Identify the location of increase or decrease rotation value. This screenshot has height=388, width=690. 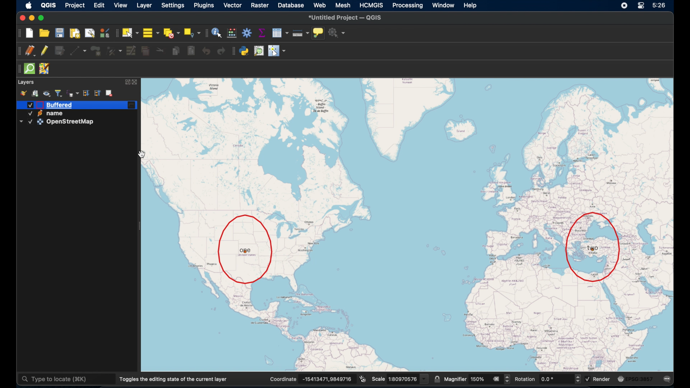
(578, 379).